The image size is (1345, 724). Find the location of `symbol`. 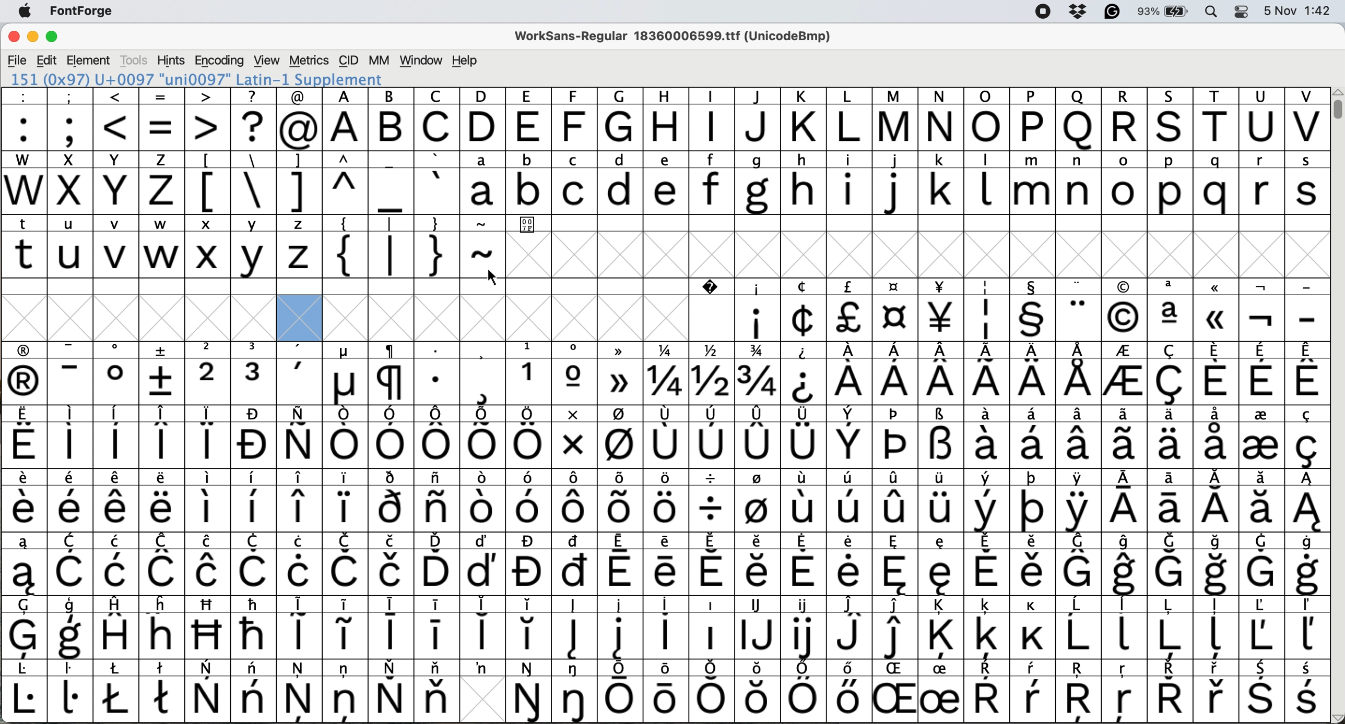

symbol is located at coordinates (852, 438).